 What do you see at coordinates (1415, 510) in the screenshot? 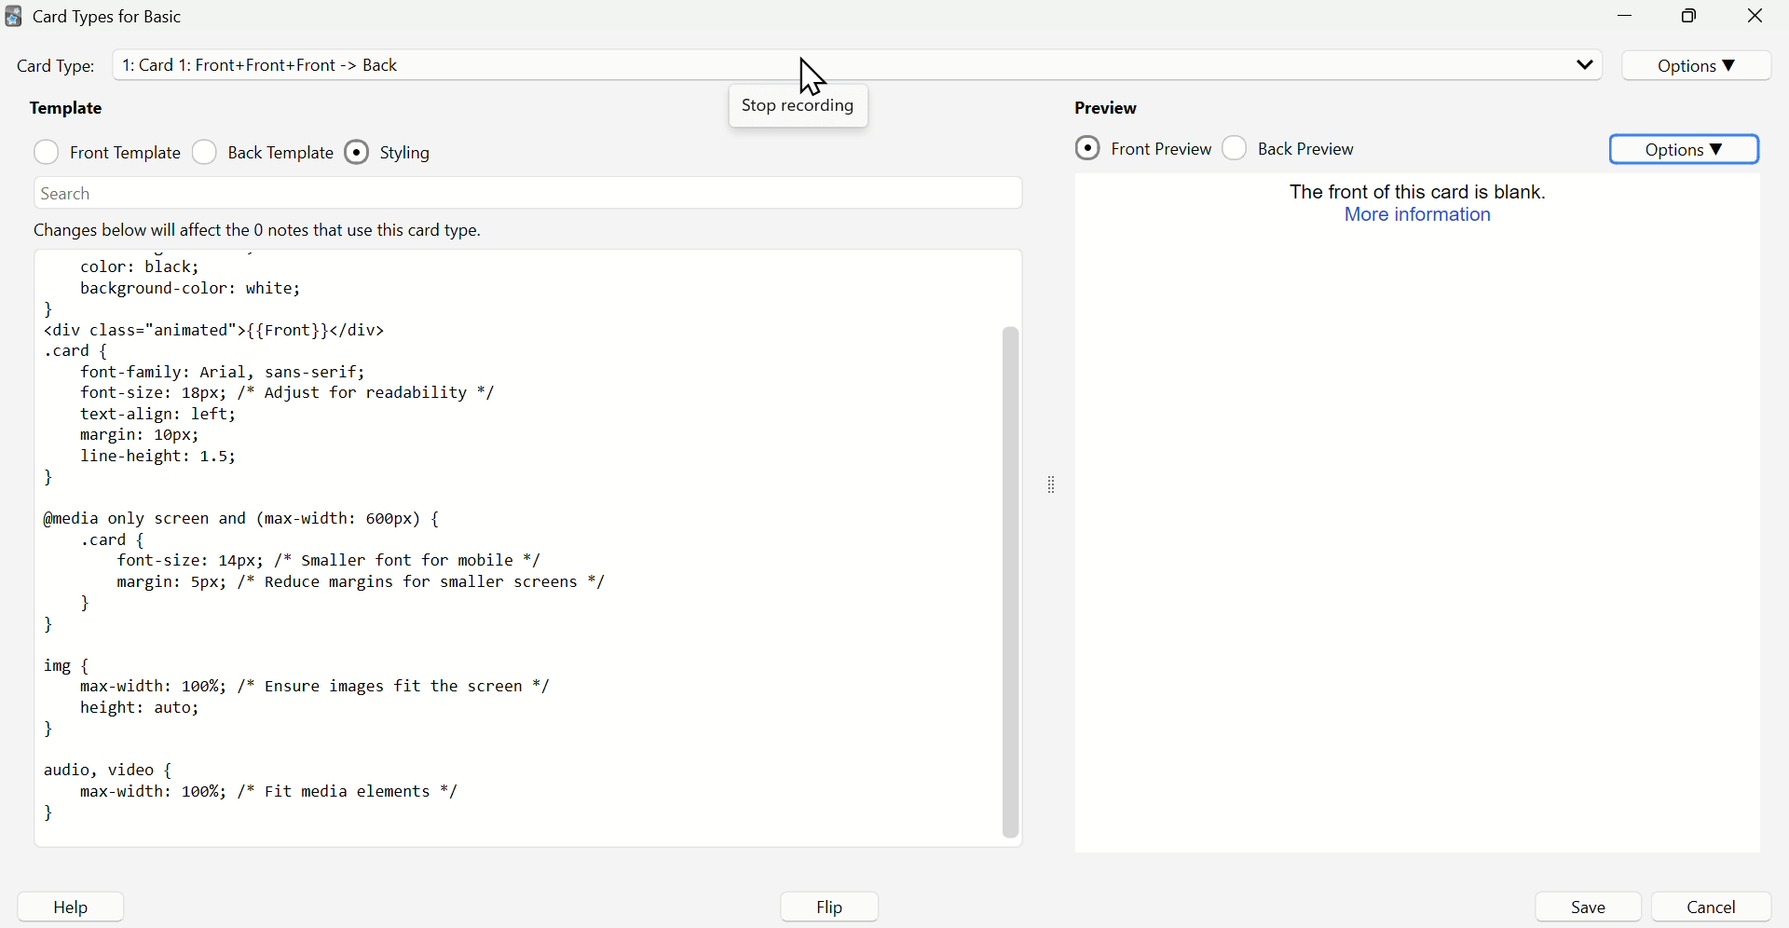
I see `Preview` at bounding box center [1415, 510].